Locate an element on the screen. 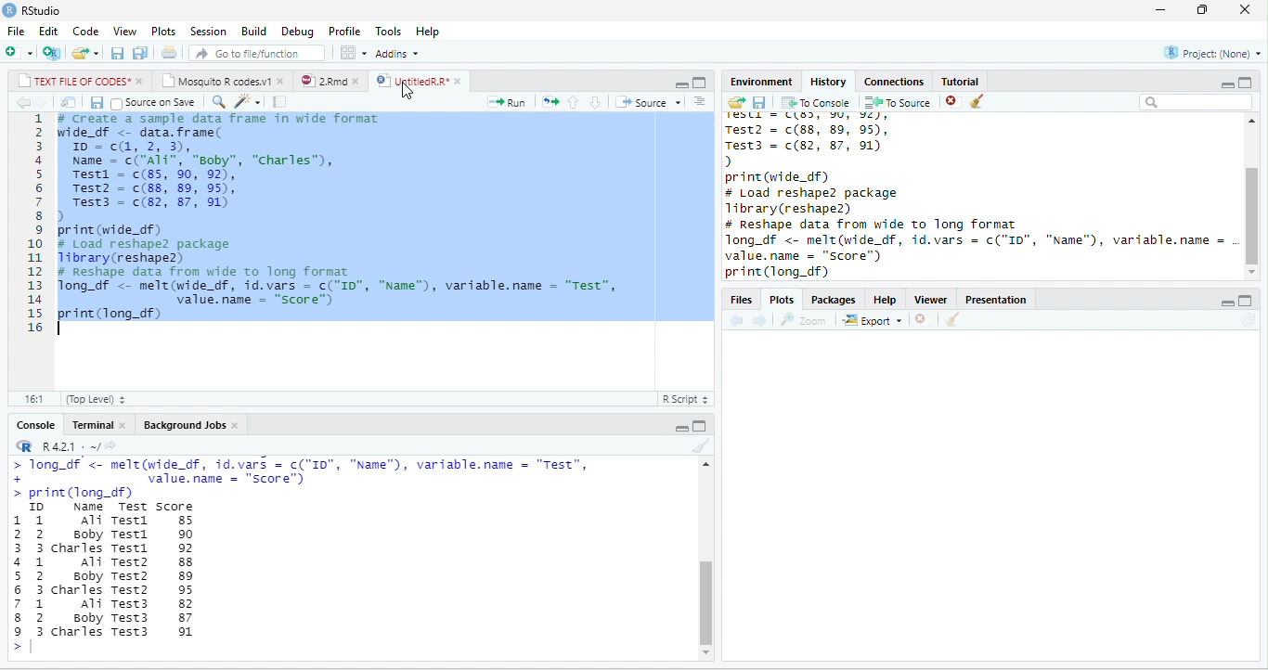  Tutorial is located at coordinates (960, 81).